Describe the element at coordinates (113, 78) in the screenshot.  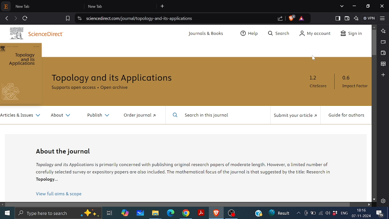
I see `Topology and its applications` at that location.